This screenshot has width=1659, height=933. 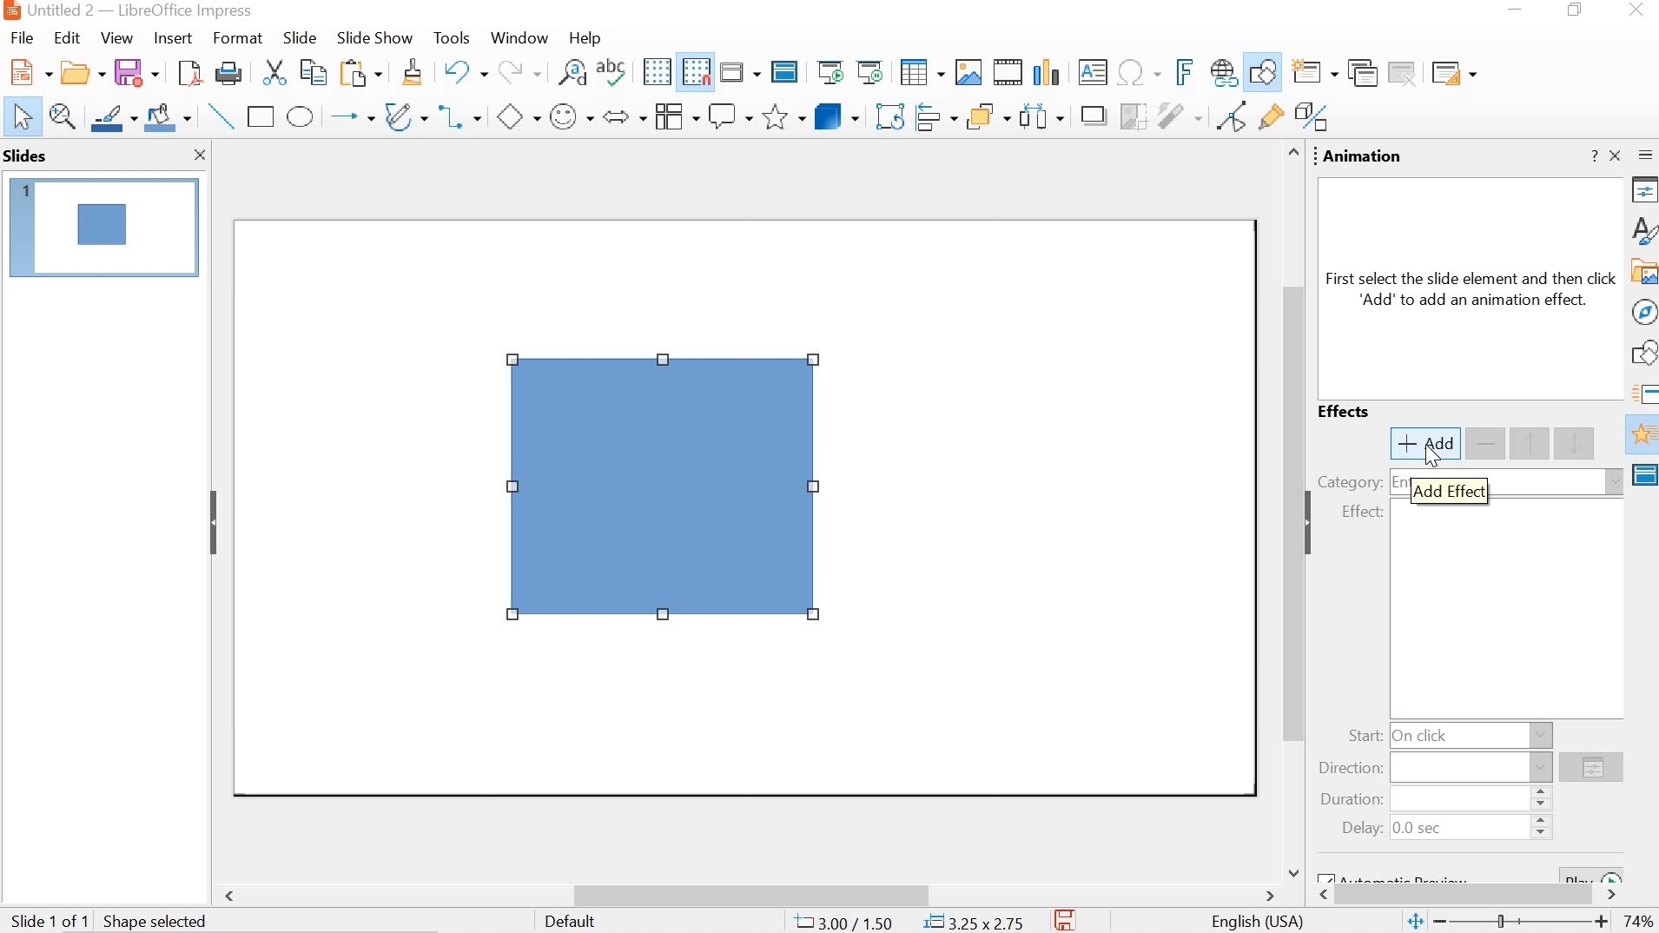 What do you see at coordinates (1644, 189) in the screenshot?
I see `properties` at bounding box center [1644, 189].